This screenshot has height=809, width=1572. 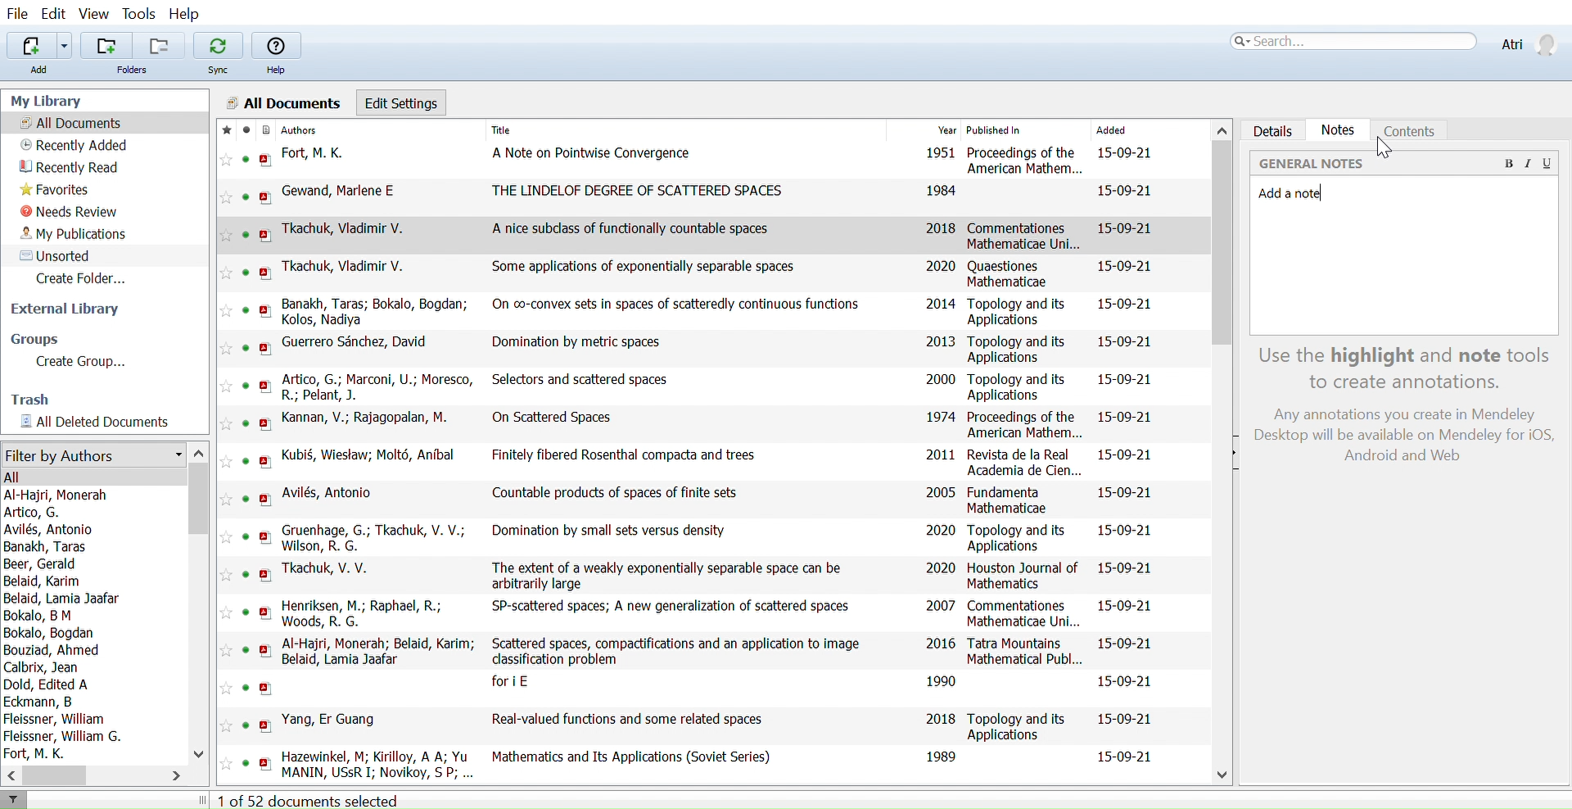 What do you see at coordinates (10, 775) in the screenshot?
I see `Move left in filter by authors` at bounding box center [10, 775].